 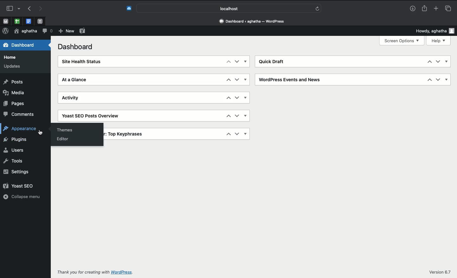 What do you see at coordinates (15, 93) in the screenshot?
I see `Media` at bounding box center [15, 93].